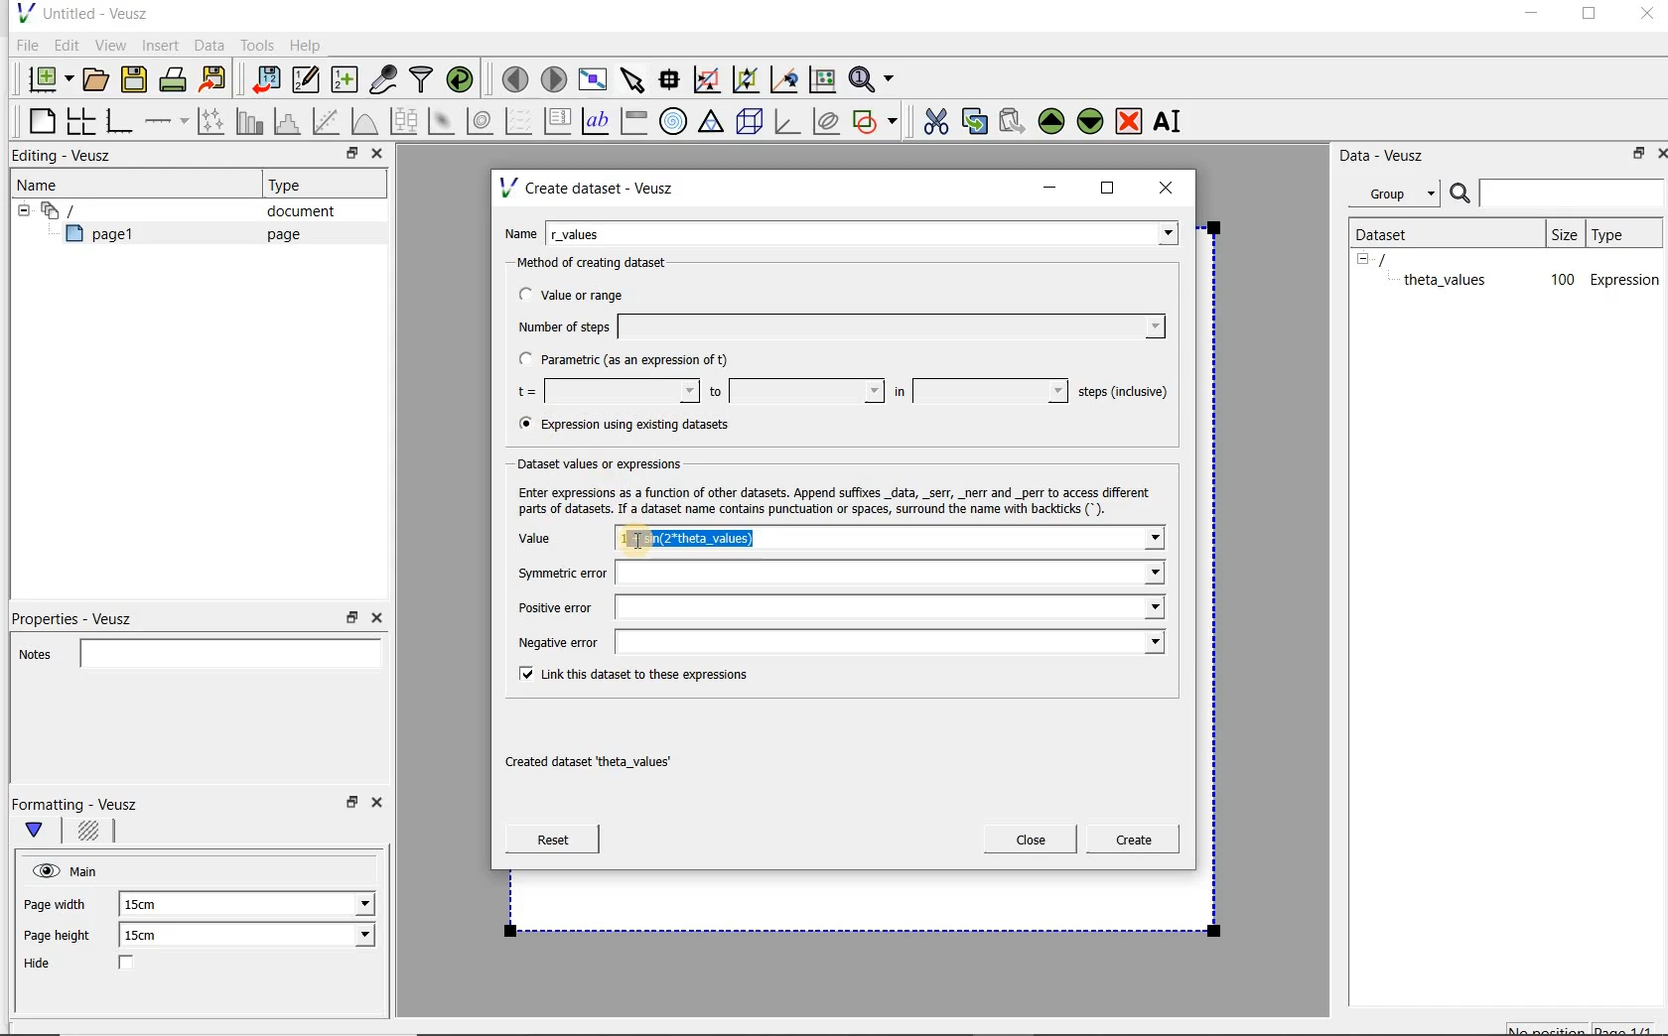 This screenshot has height=1036, width=1668. What do you see at coordinates (1621, 233) in the screenshot?
I see `Type` at bounding box center [1621, 233].